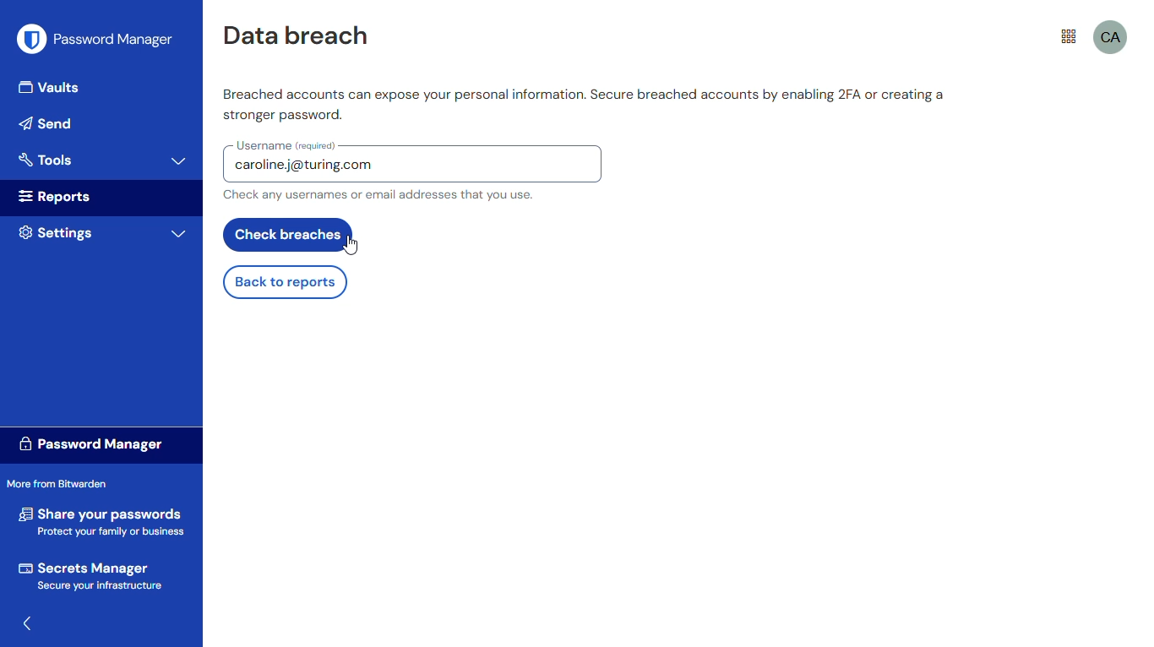  What do you see at coordinates (308, 167) in the screenshot?
I see `caroline.j@turing.com` at bounding box center [308, 167].